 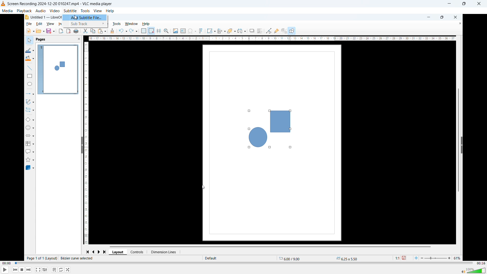 What do you see at coordinates (455, 17) in the screenshot?
I see `close` at bounding box center [455, 17].